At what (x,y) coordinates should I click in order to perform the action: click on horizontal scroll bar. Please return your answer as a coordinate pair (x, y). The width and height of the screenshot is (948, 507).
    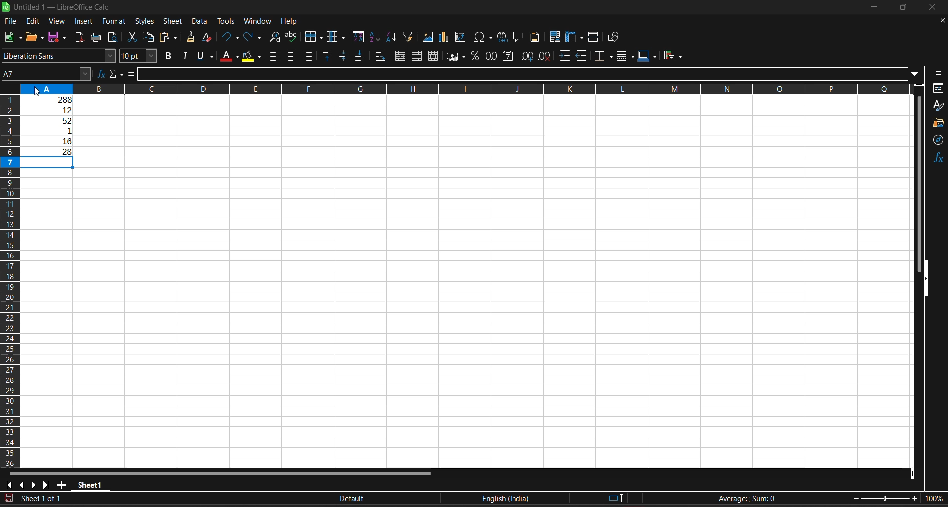
    Looking at the image, I should click on (221, 472).